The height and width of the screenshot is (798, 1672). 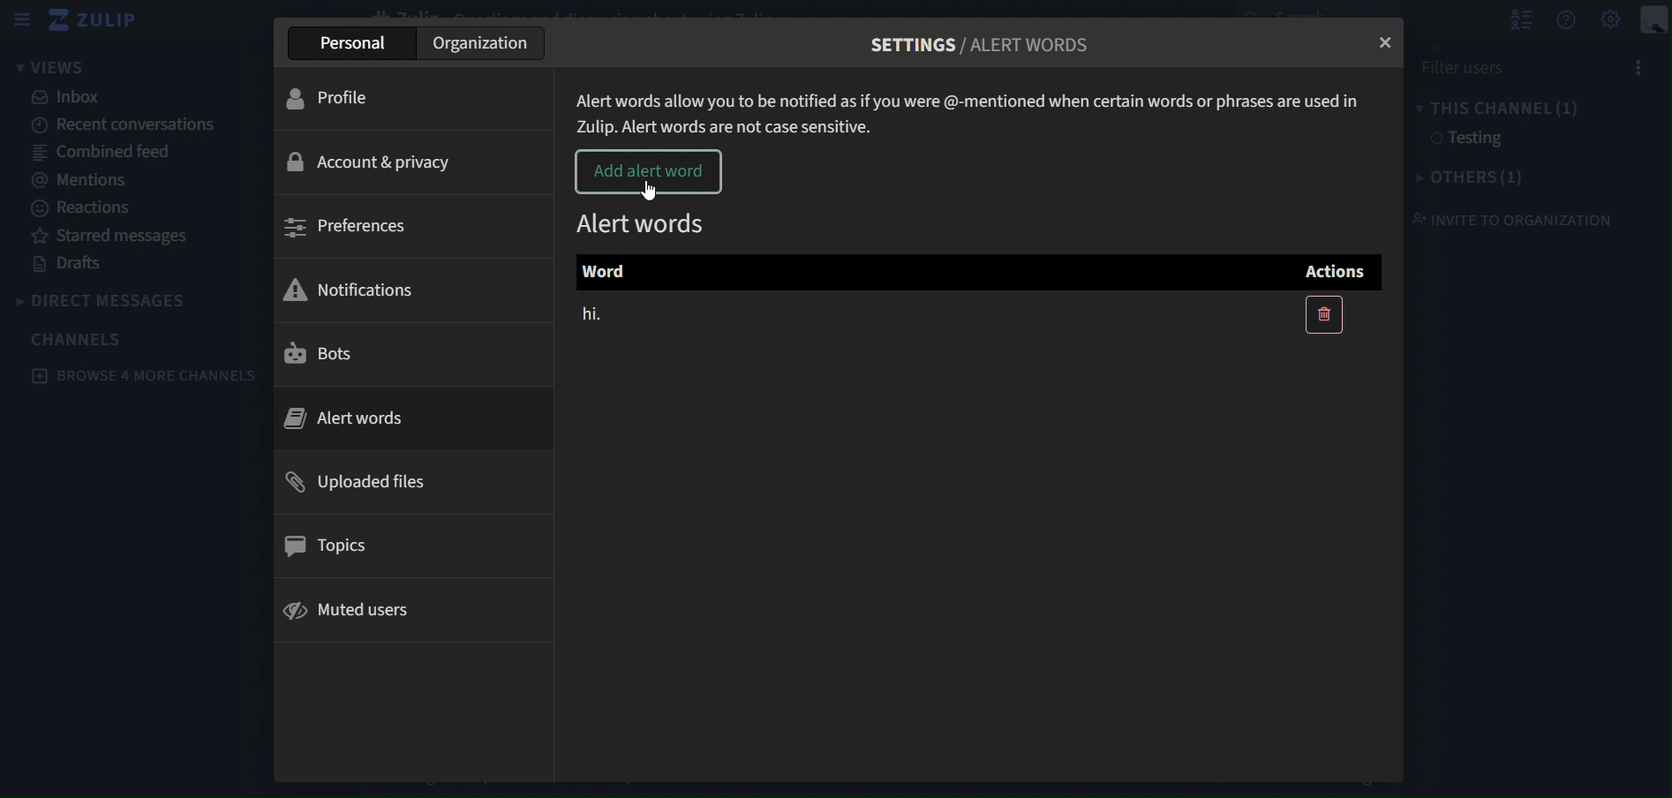 What do you see at coordinates (80, 339) in the screenshot?
I see `channels` at bounding box center [80, 339].